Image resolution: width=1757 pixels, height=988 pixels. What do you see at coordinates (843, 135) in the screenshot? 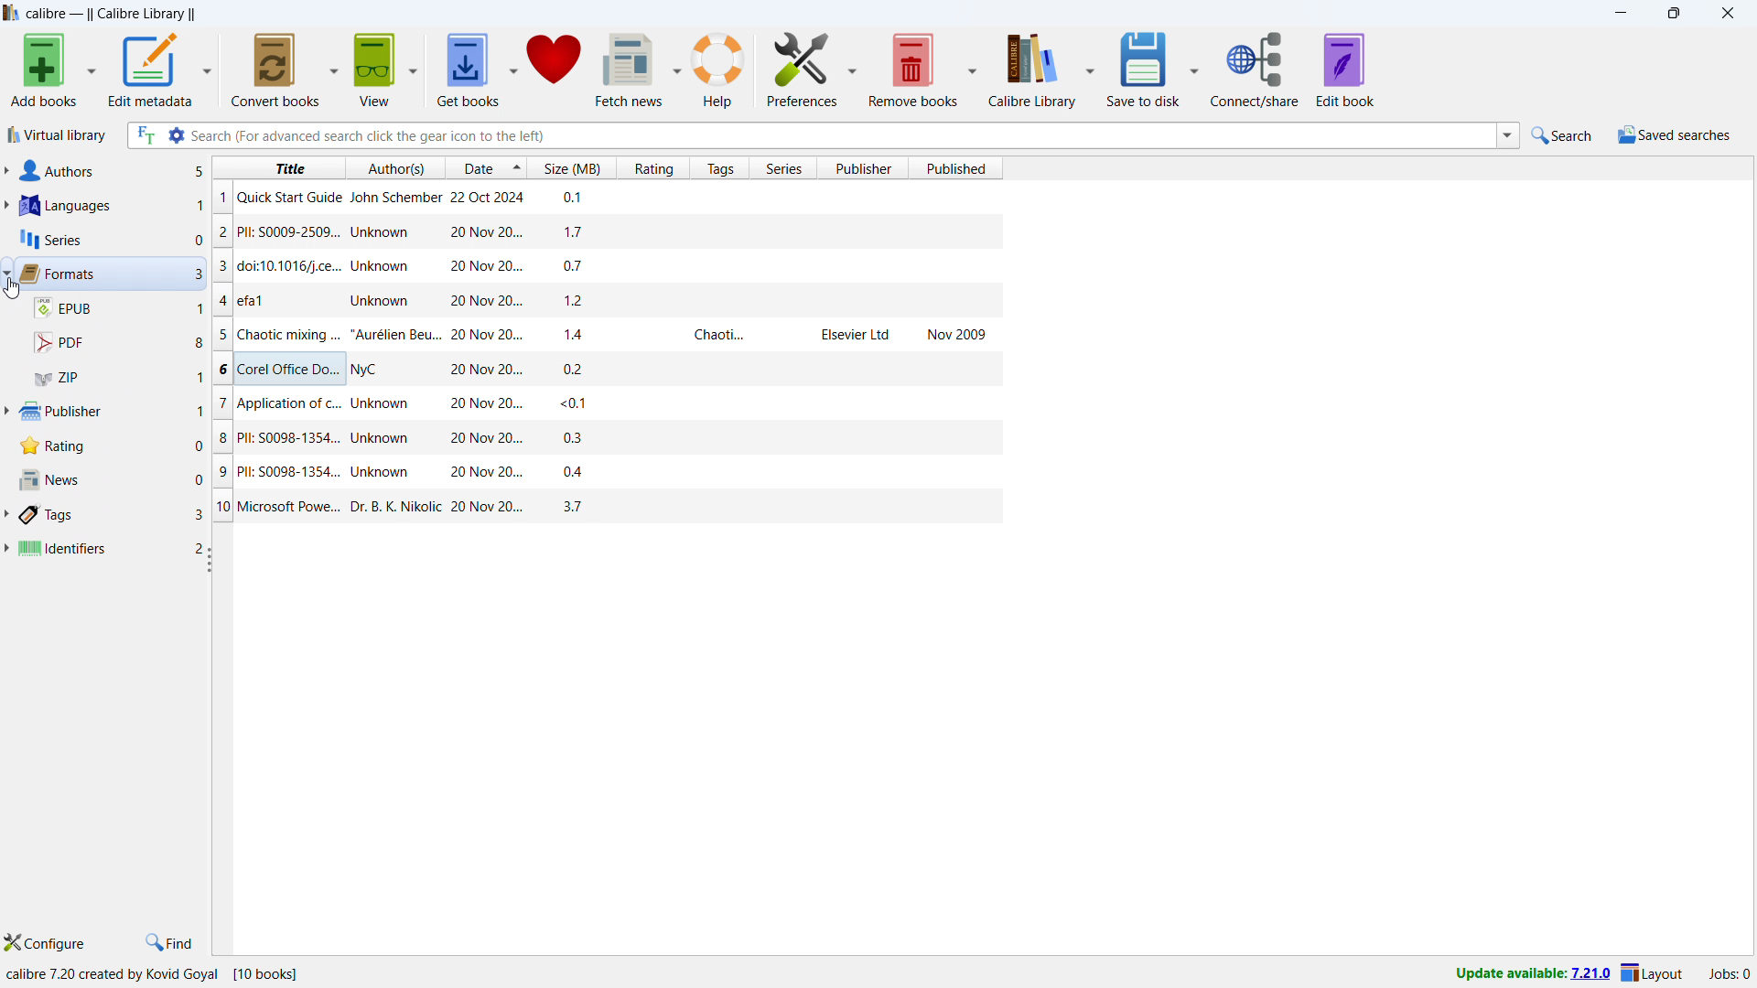
I see `enter search string` at bounding box center [843, 135].